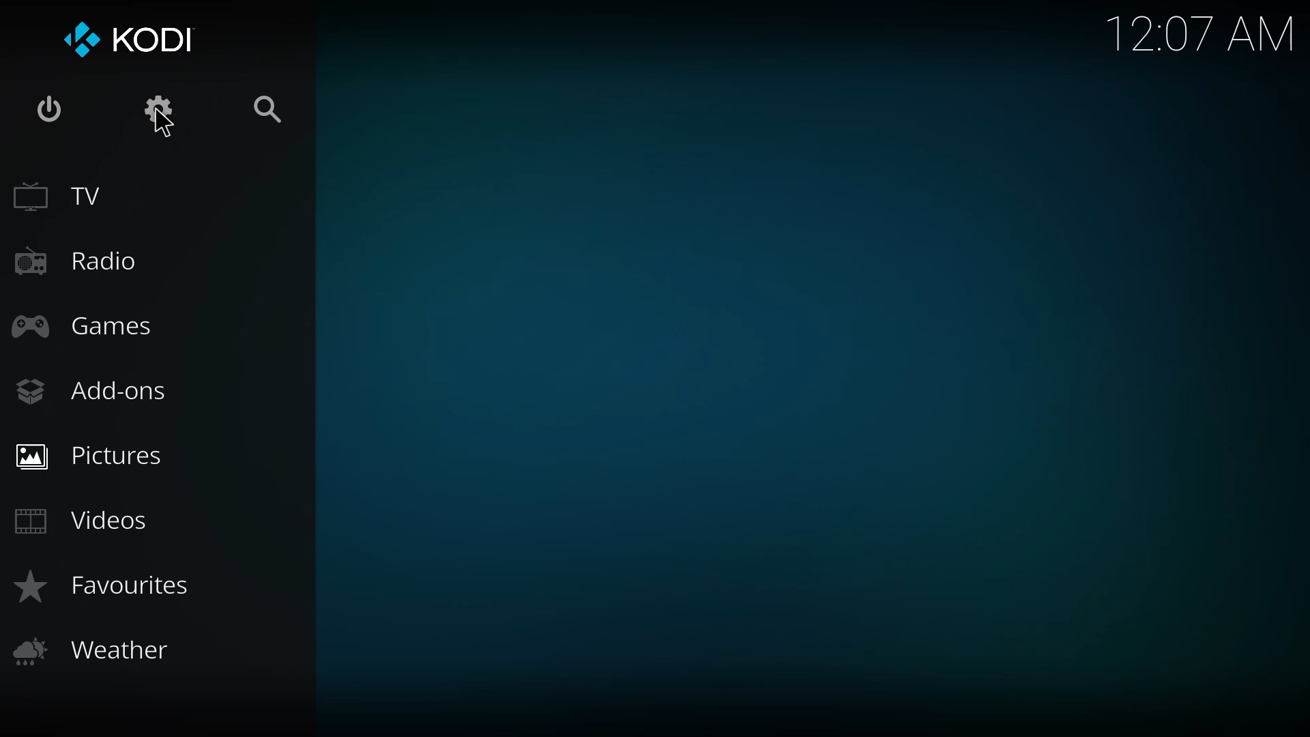 The image size is (1310, 737). Describe the element at coordinates (50, 111) in the screenshot. I see `power` at that location.